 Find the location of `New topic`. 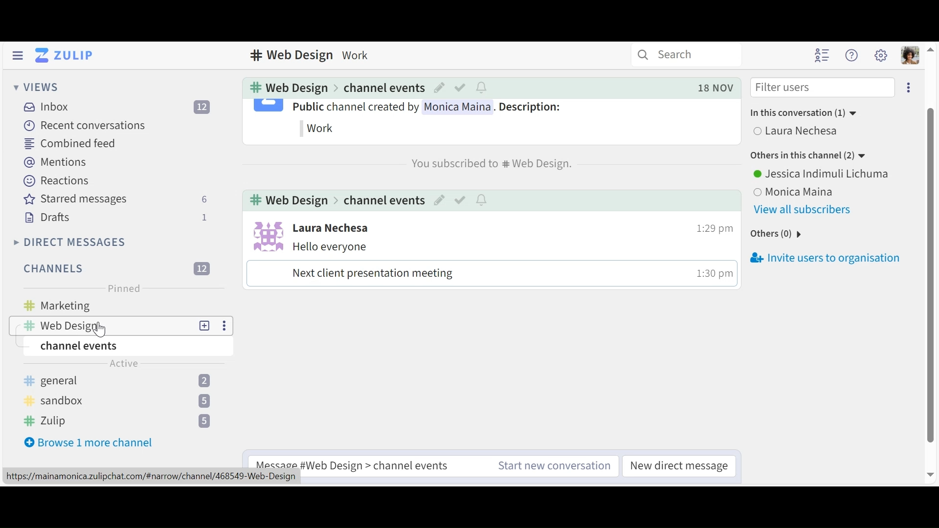

New topic is located at coordinates (205, 327).